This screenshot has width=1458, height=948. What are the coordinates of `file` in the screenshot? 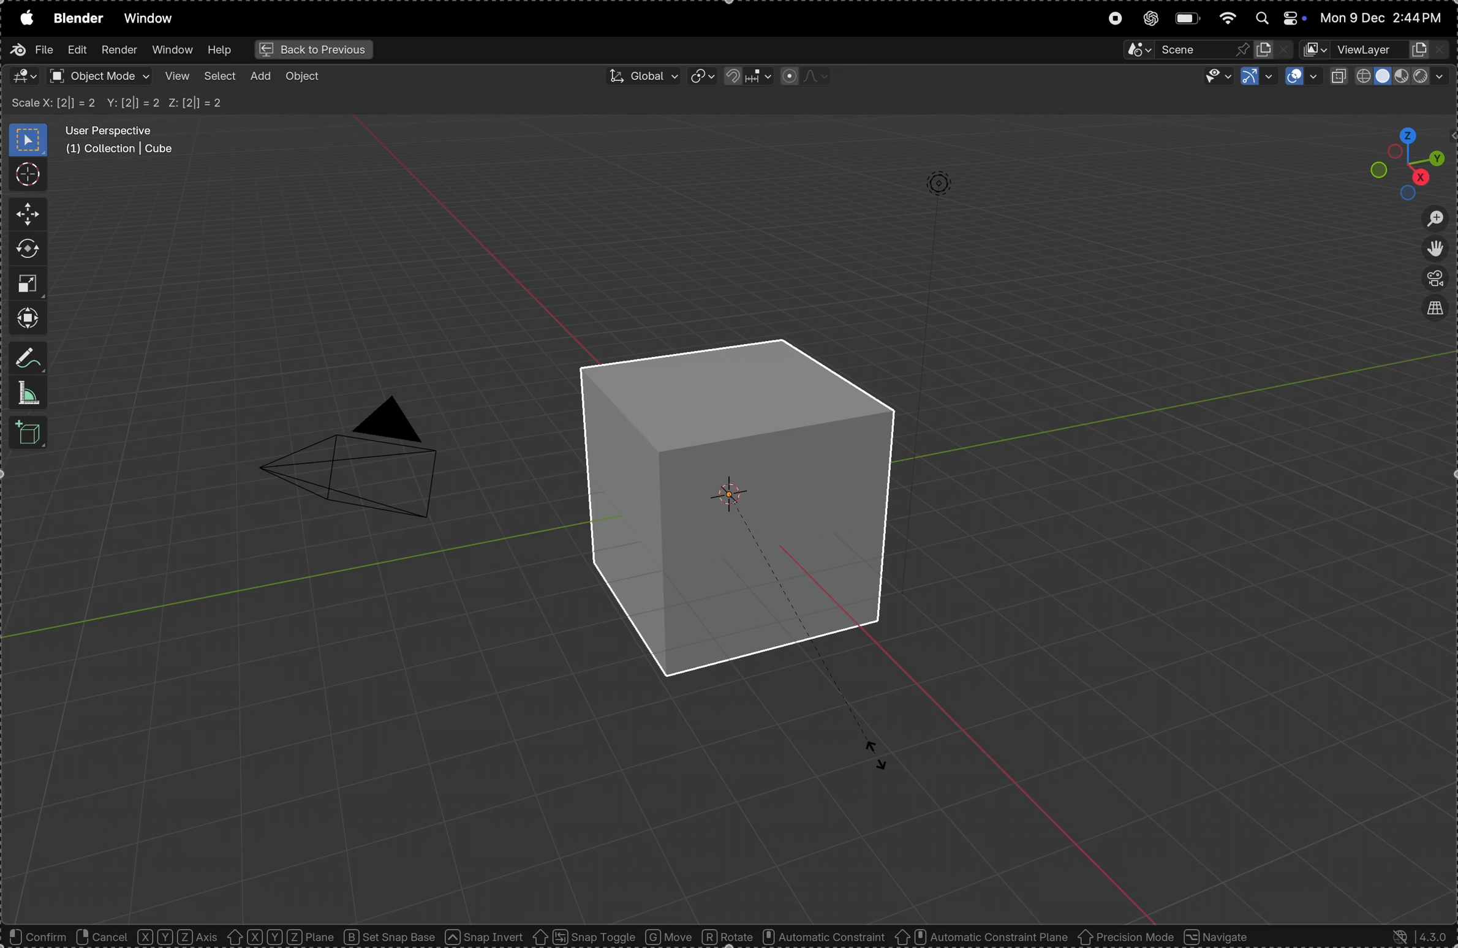 It's located at (34, 53).